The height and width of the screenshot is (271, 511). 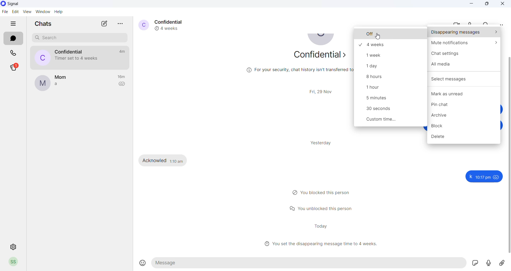 I want to click on new chat, so click(x=104, y=24).